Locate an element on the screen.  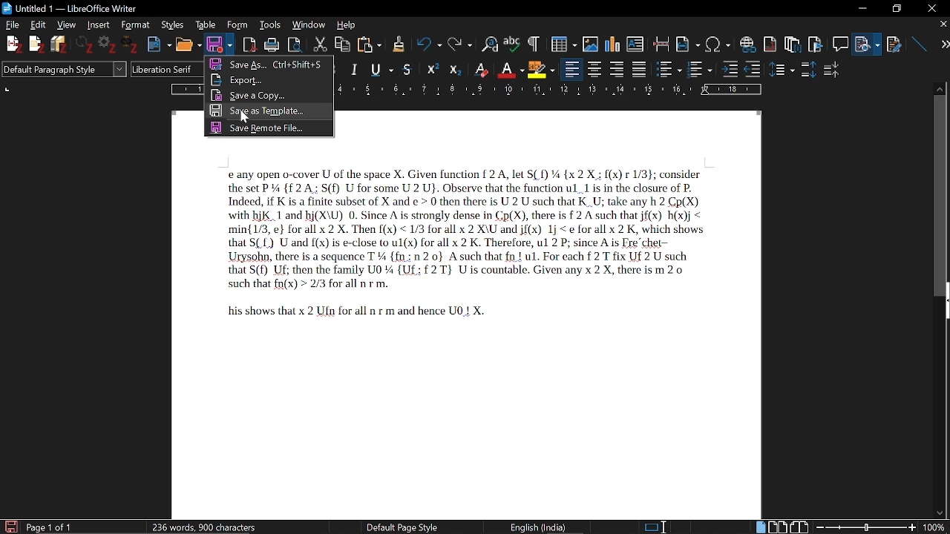
Insert table is located at coordinates (558, 42).